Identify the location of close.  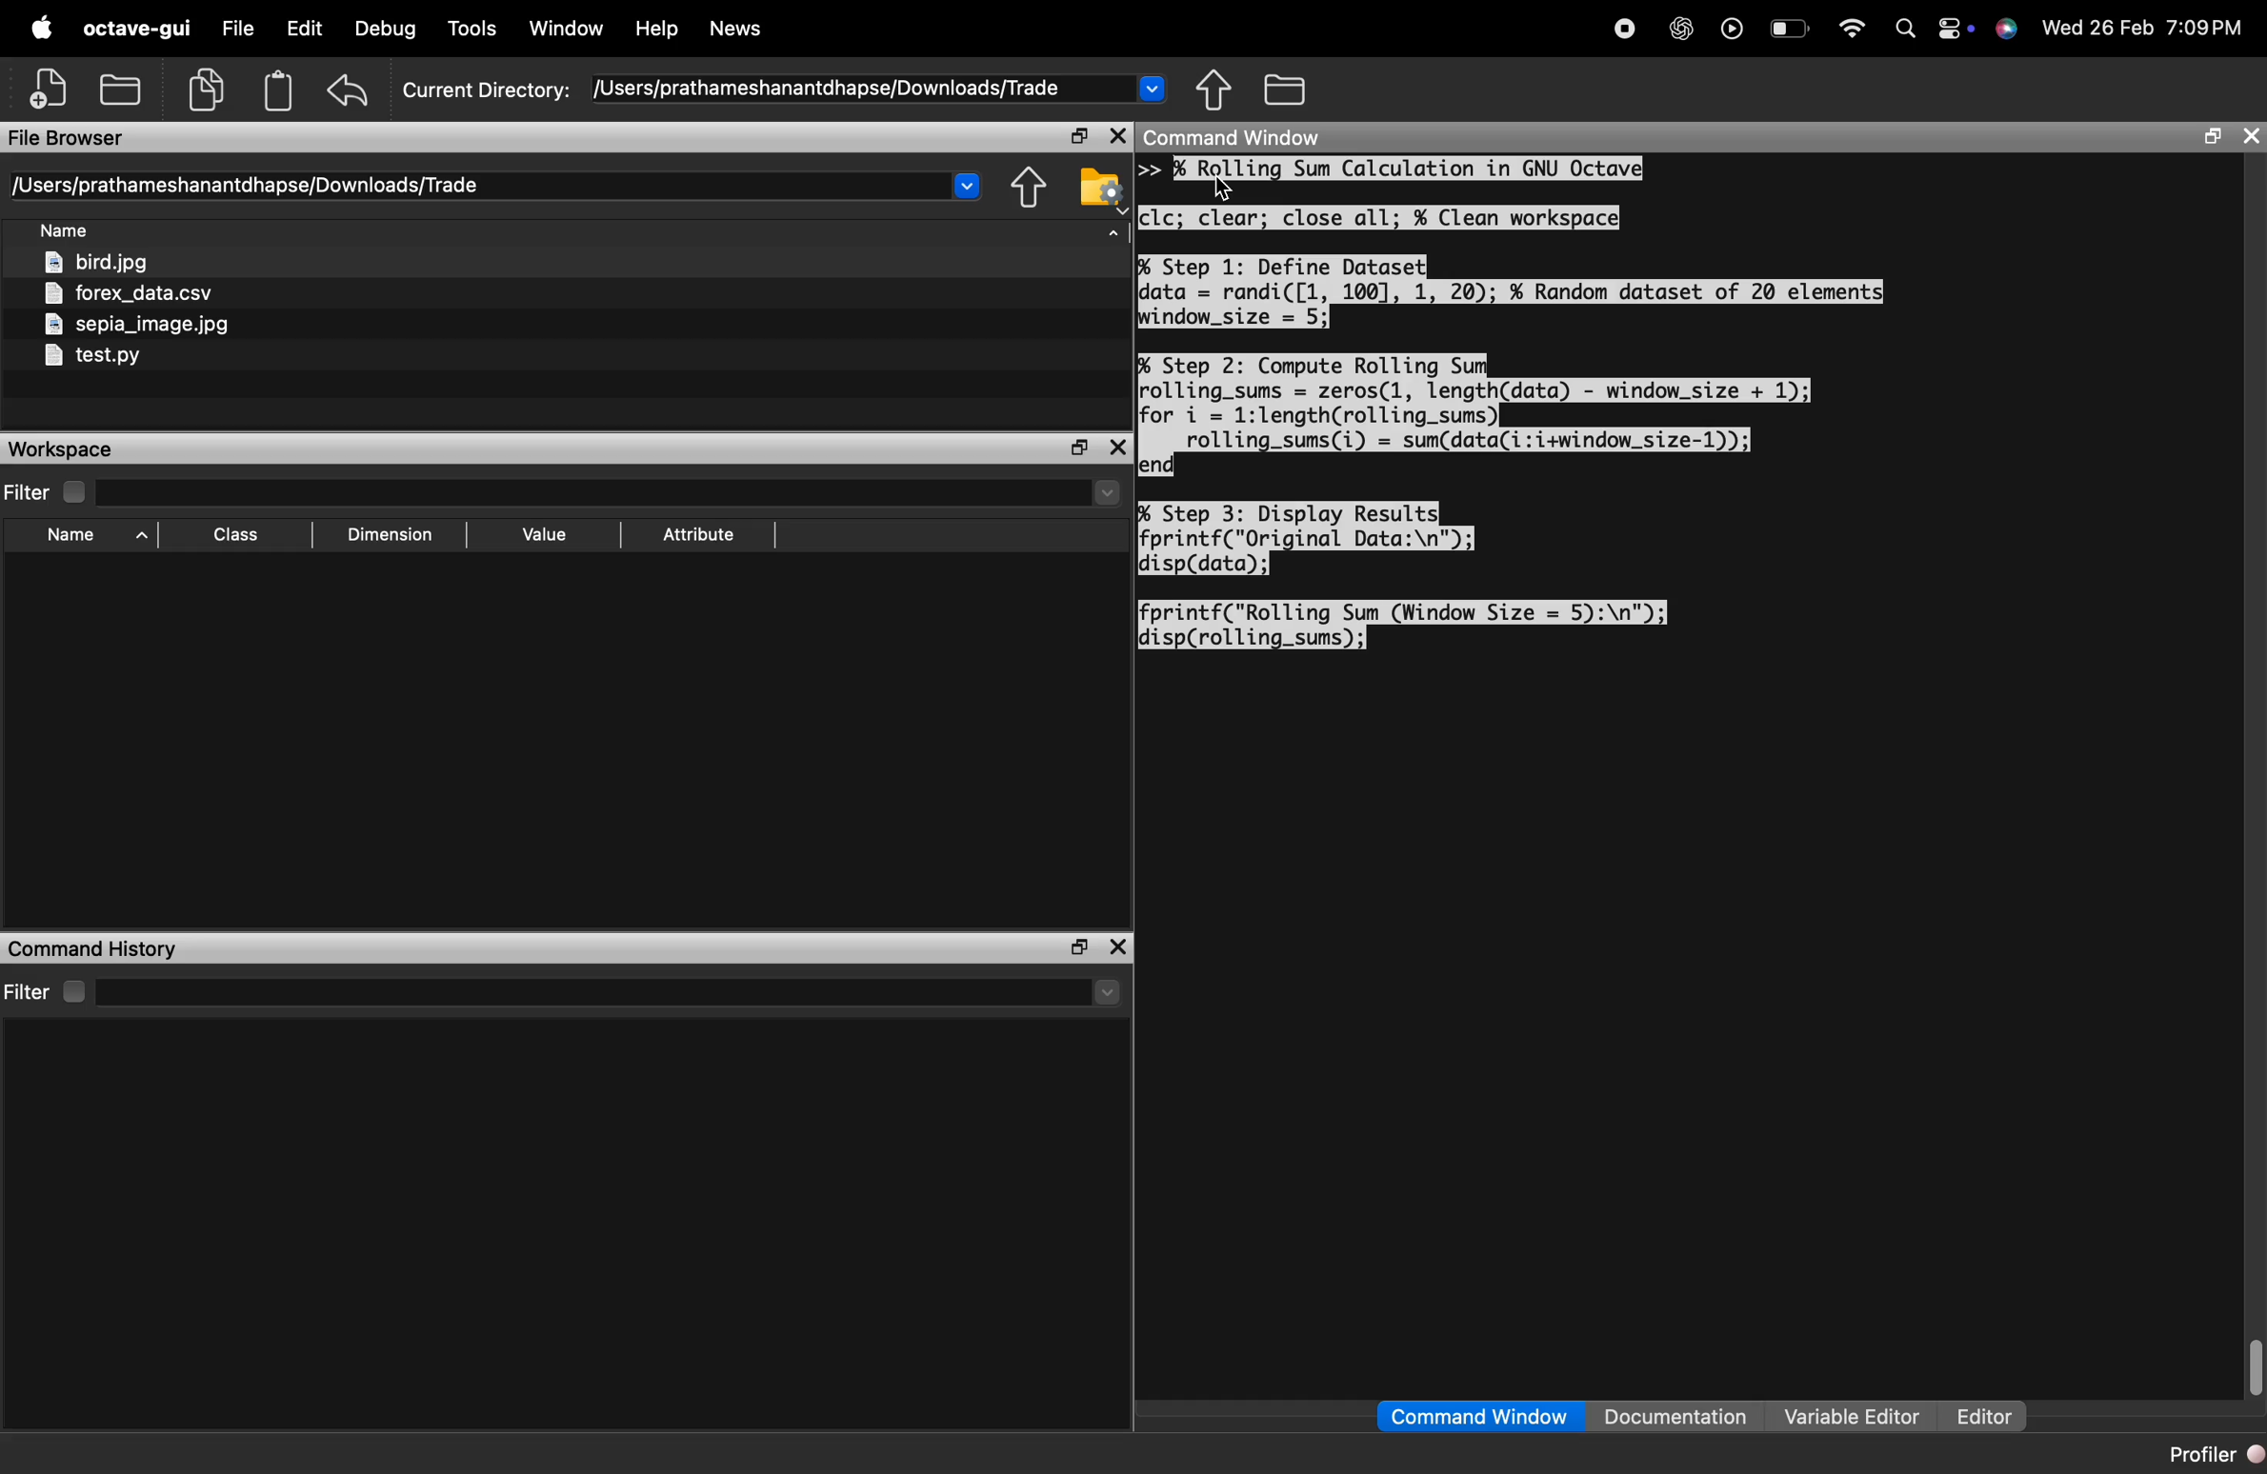
(1120, 947).